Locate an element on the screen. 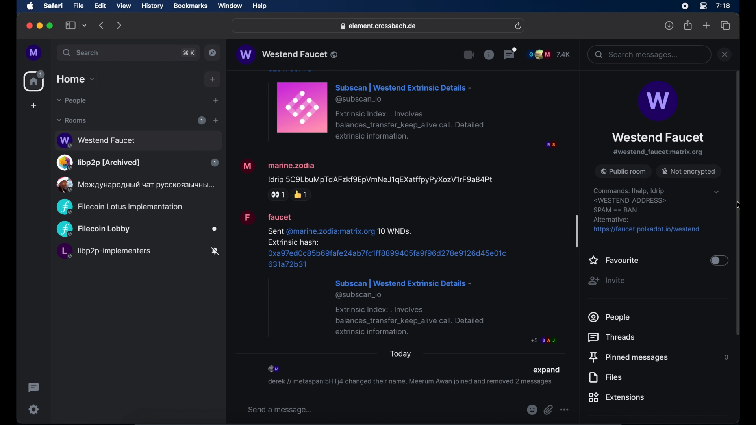  emojis is located at coordinates (531, 410).